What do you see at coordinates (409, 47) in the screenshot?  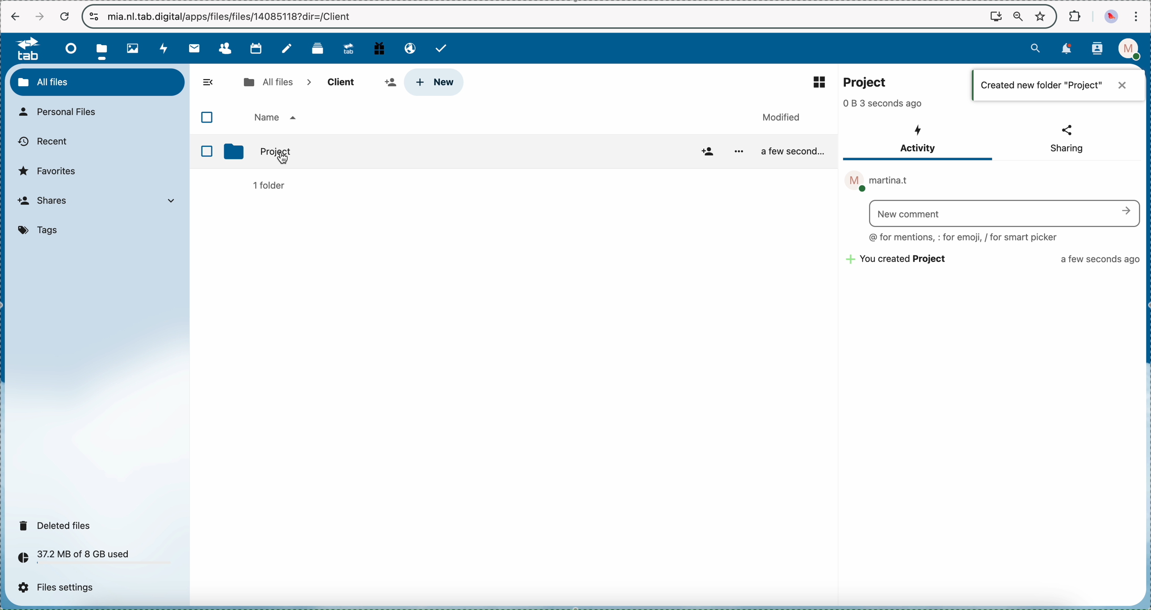 I see `email` at bounding box center [409, 47].